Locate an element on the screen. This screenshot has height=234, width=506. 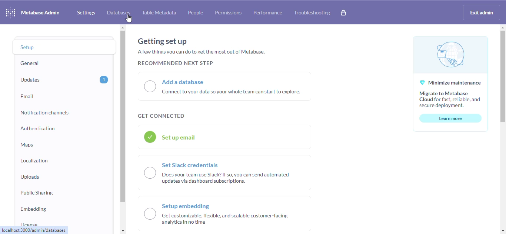
exit admin is located at coordinates (482, 13).